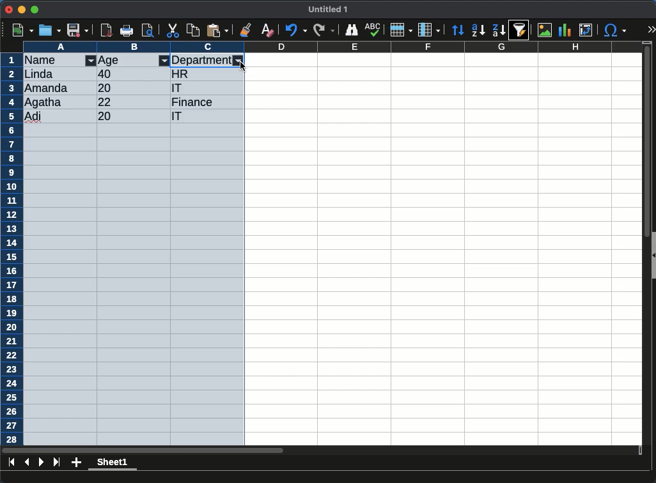 The width and height of the screenshot is (656, 483). I want to click on columns, so click(332, 47).